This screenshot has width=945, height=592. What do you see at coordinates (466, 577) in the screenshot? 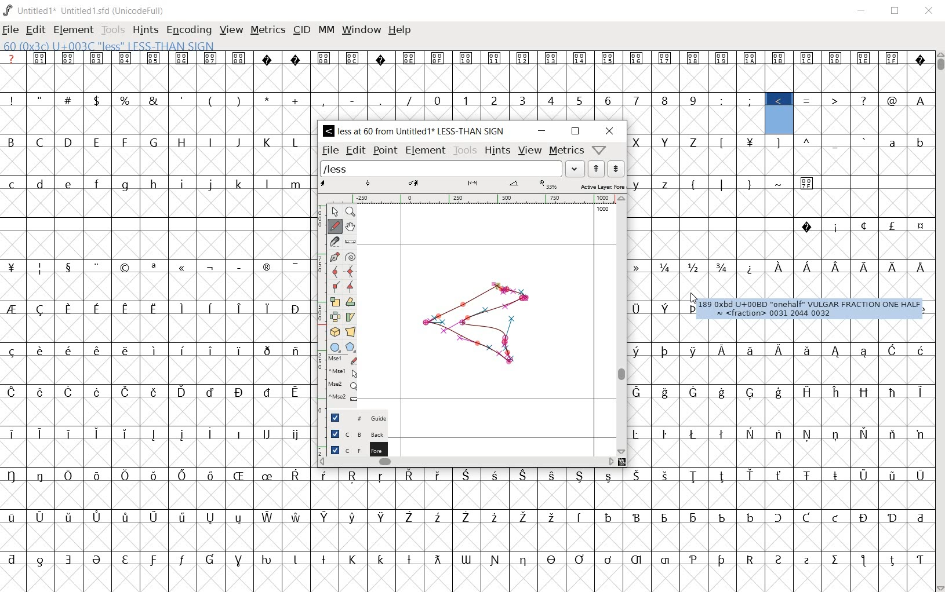
I see `empty cells` at bounding box center [466, 577].